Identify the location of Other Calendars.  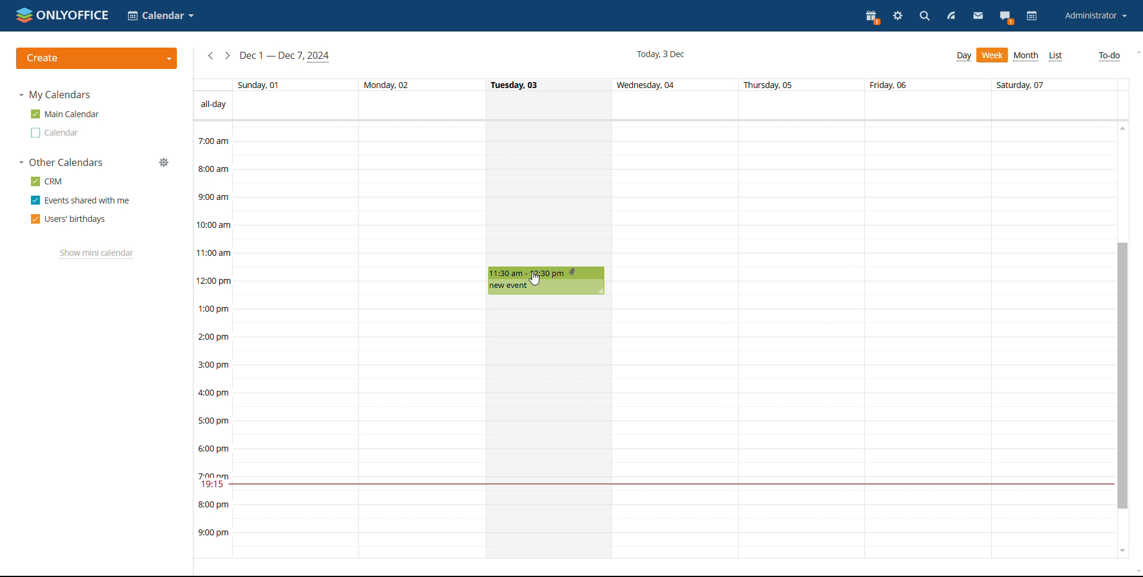
(62, 163).